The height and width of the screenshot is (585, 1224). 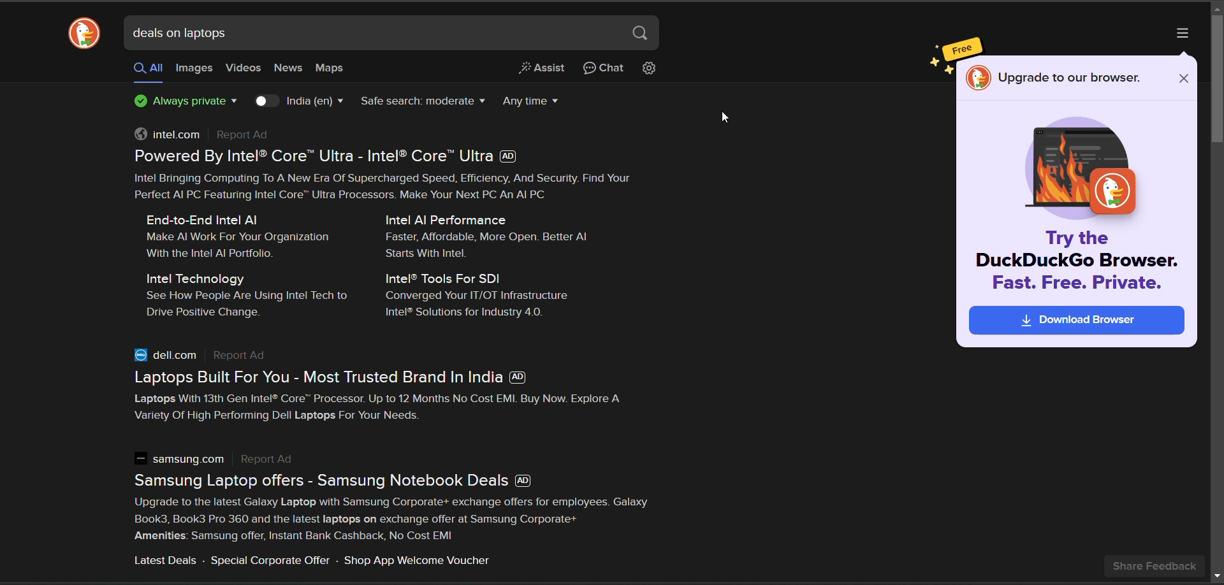 I want to click on End-to-End Intel Al
Make Al Work For Your Organization
With the Intel Al Portfolio., so click(x=238, y=236).